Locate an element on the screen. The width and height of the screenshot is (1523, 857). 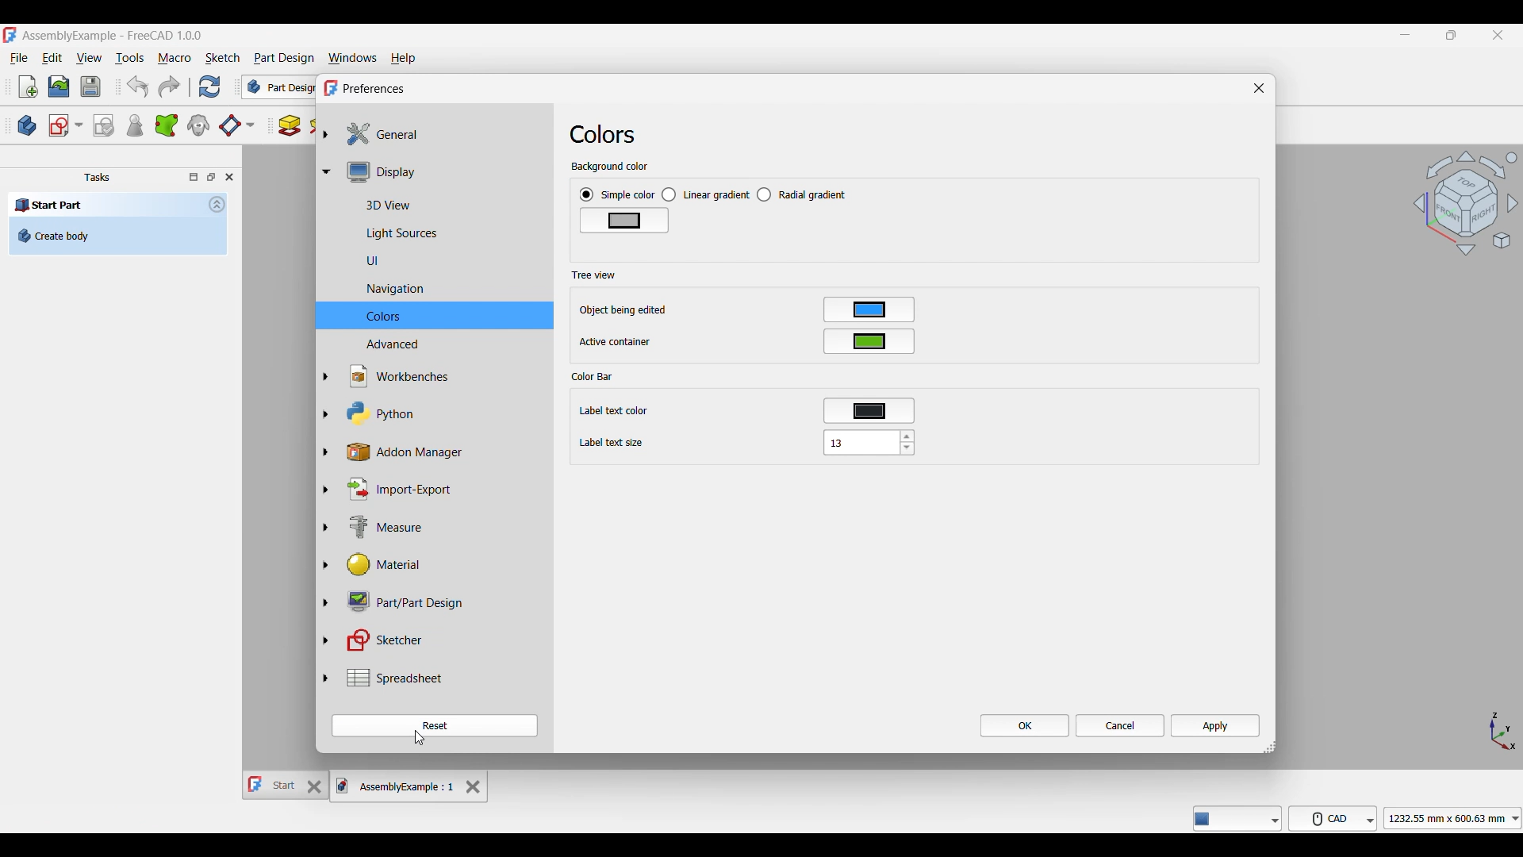
File menu is located at coordinates (19, 58).